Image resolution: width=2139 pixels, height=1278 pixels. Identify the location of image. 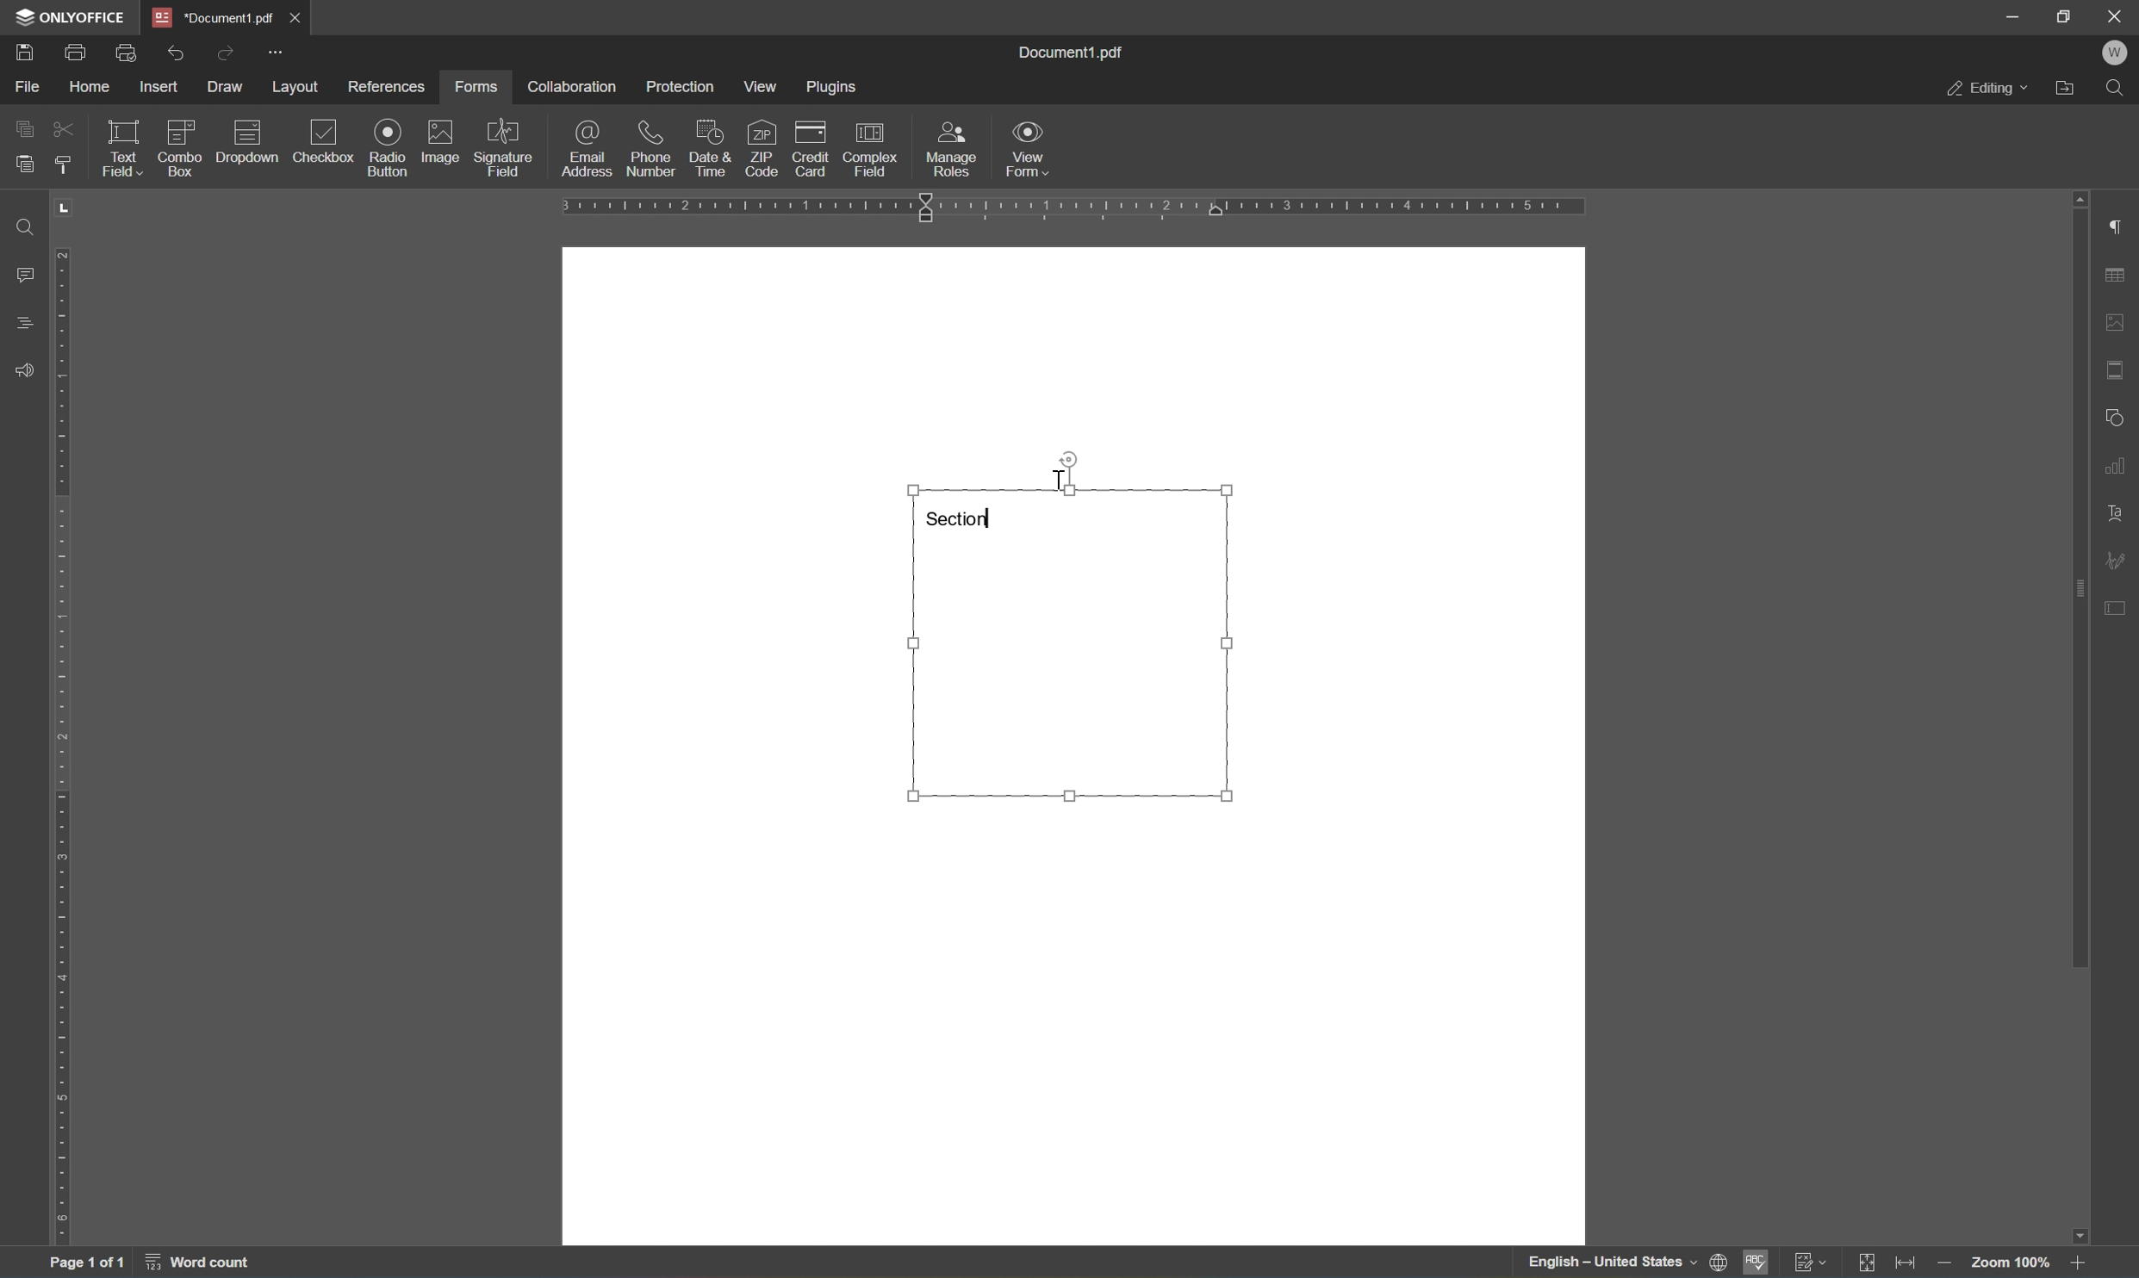
(441, 142).